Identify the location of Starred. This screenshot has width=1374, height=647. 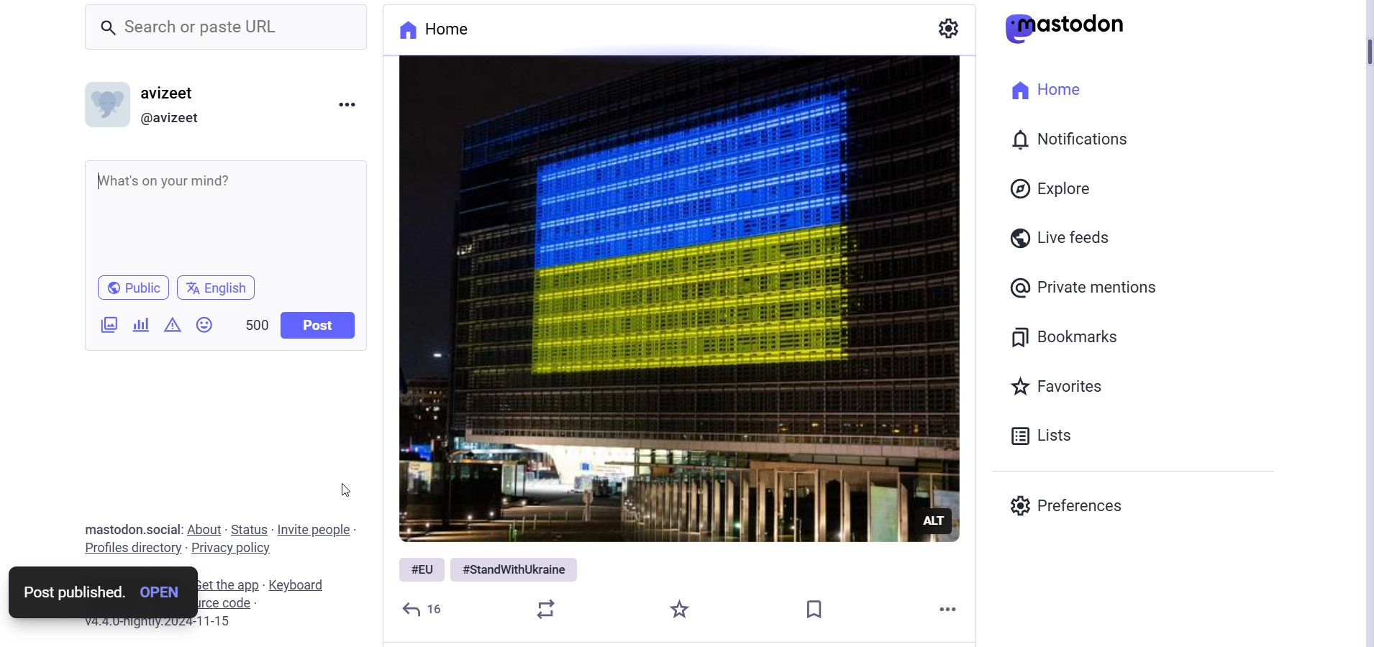
(681, 611).